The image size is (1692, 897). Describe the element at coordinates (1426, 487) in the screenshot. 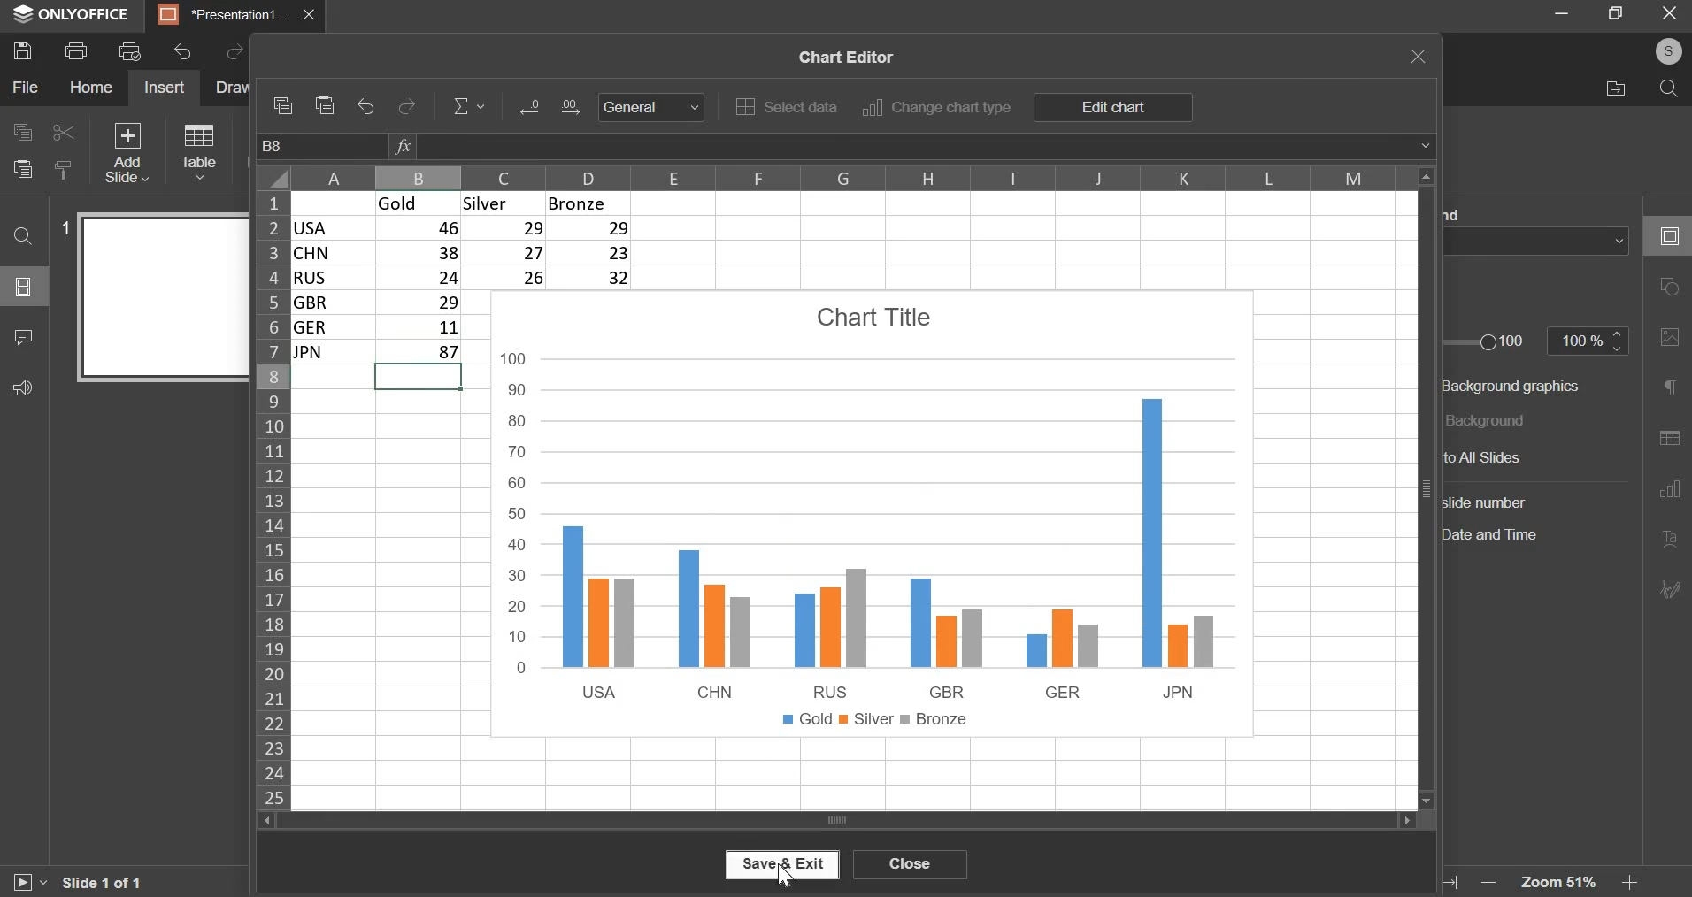

I see `vertical slider` at that location.